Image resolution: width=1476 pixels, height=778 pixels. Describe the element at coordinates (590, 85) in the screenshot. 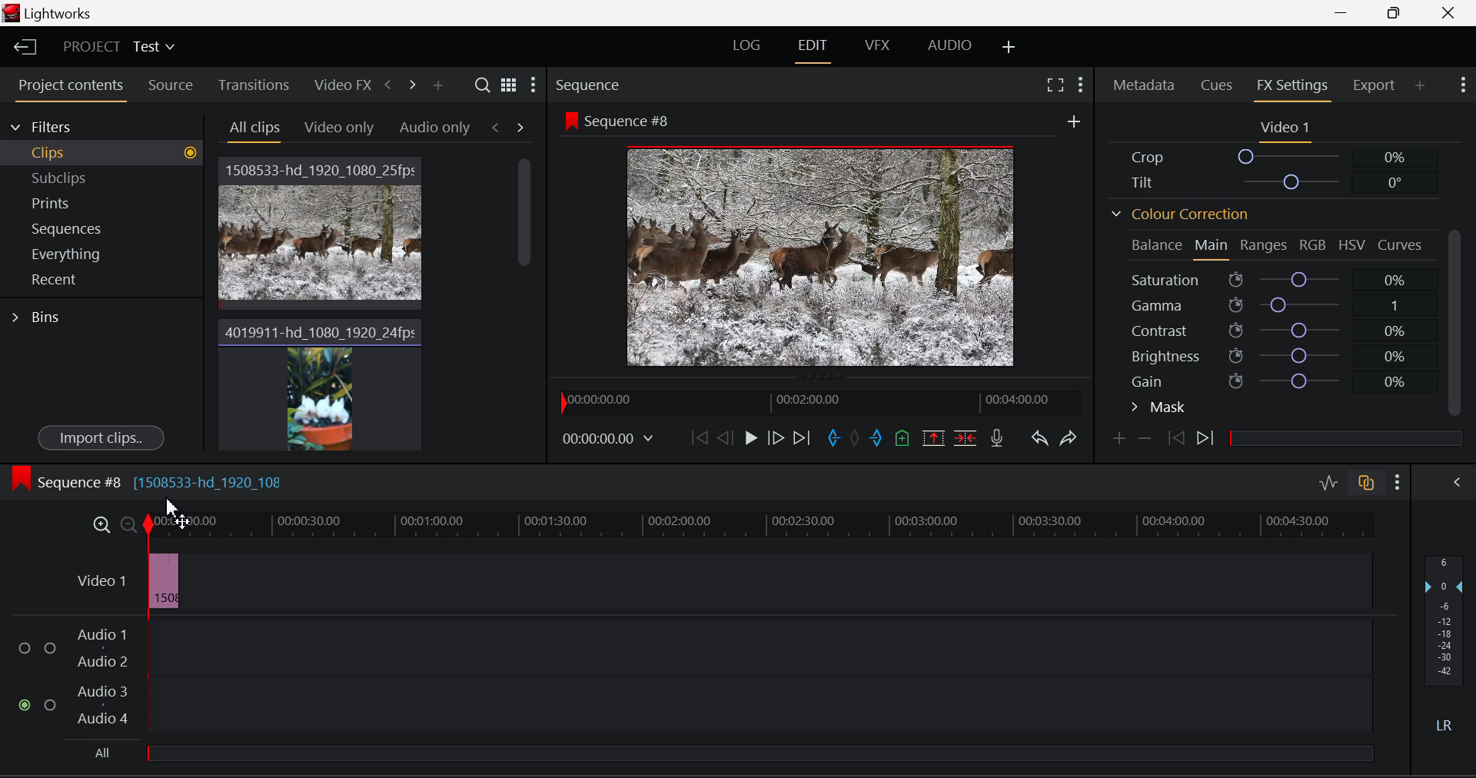

I see `Sequence Preview Section Heading` at that location.